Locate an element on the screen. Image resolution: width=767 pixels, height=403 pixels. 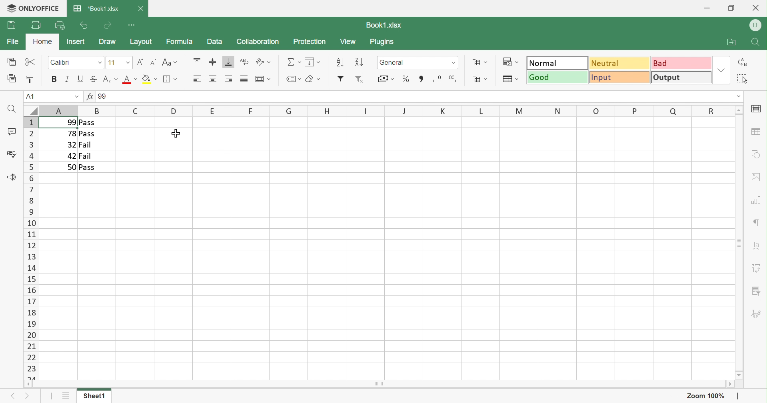
Bad is located at coordinates (682, 62).